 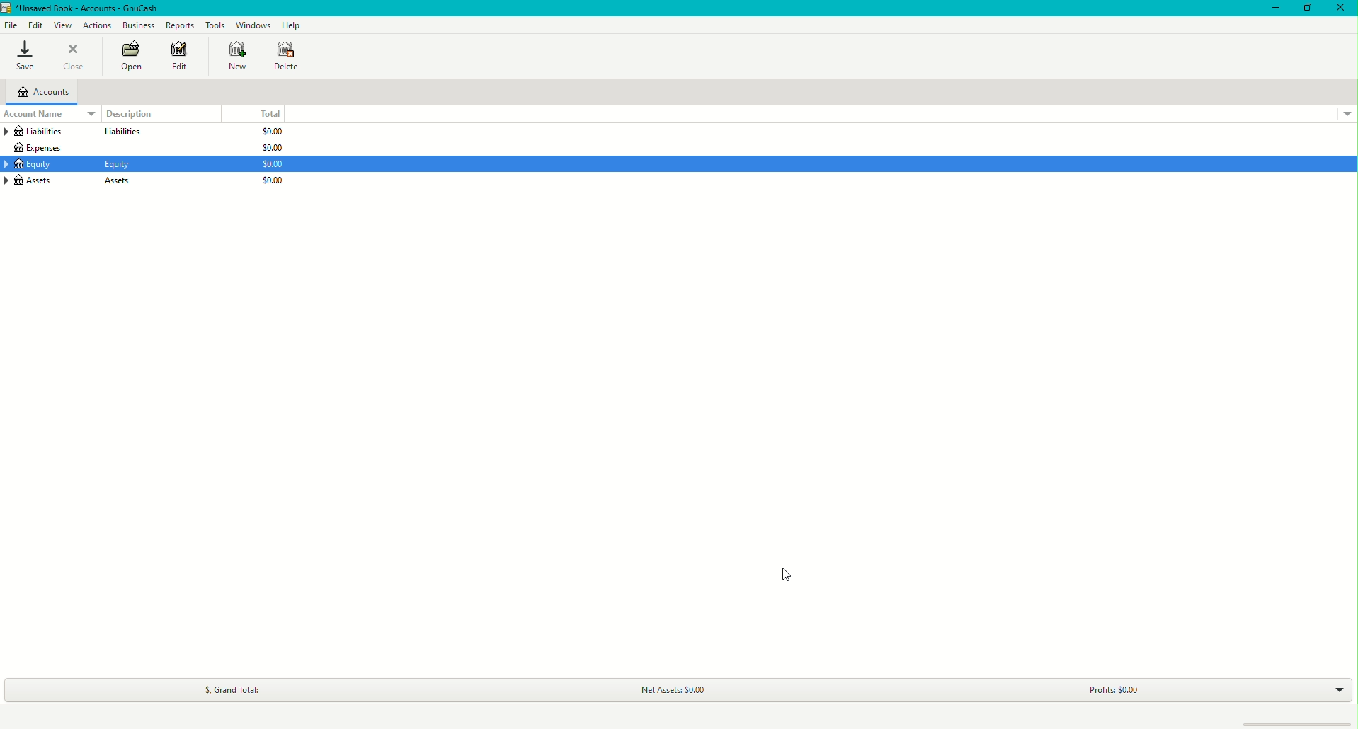 I want to click on Save, so click(x=24, y=57).